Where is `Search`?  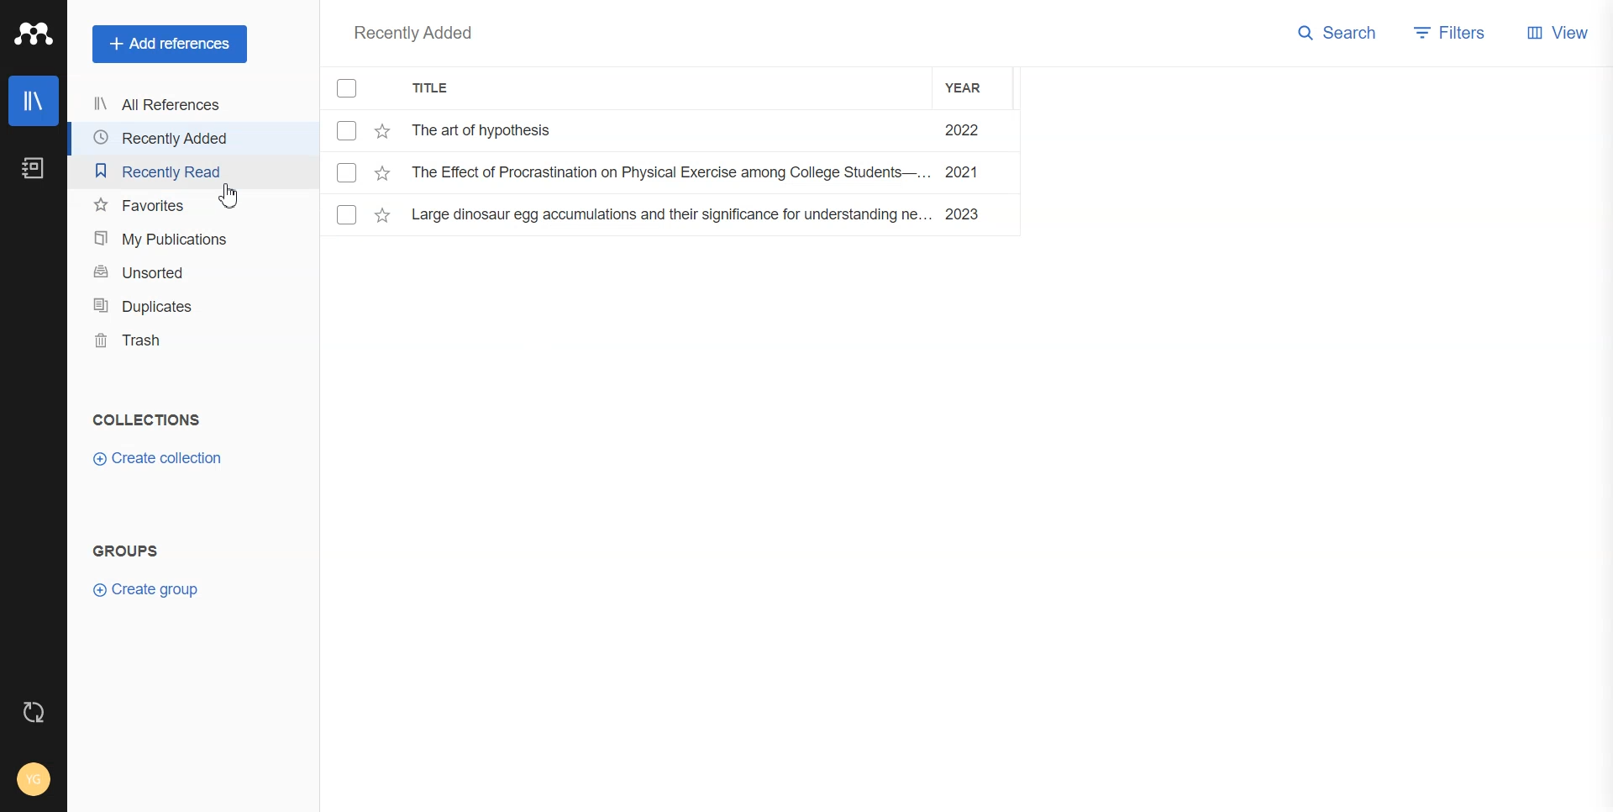
Search is located at coordinates (1337, 34).